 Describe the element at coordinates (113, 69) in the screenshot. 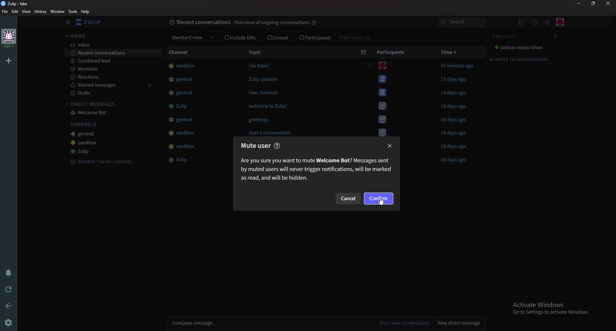

I see `Mentions` at that location.